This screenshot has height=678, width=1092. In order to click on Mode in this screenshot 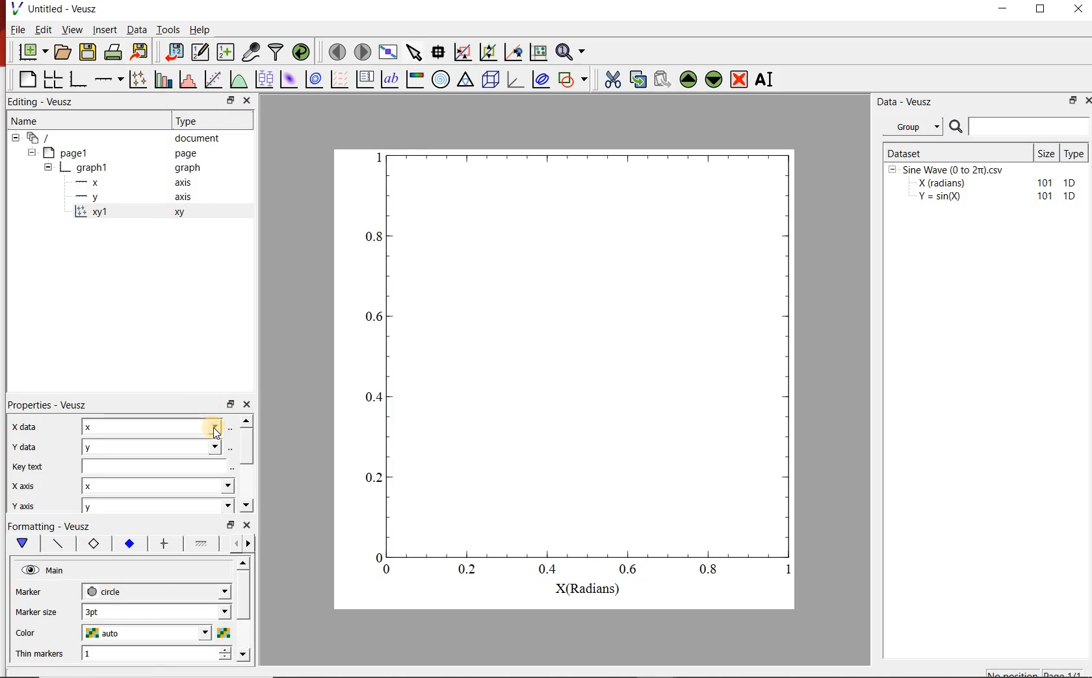, I will do `click(23, 503)`.